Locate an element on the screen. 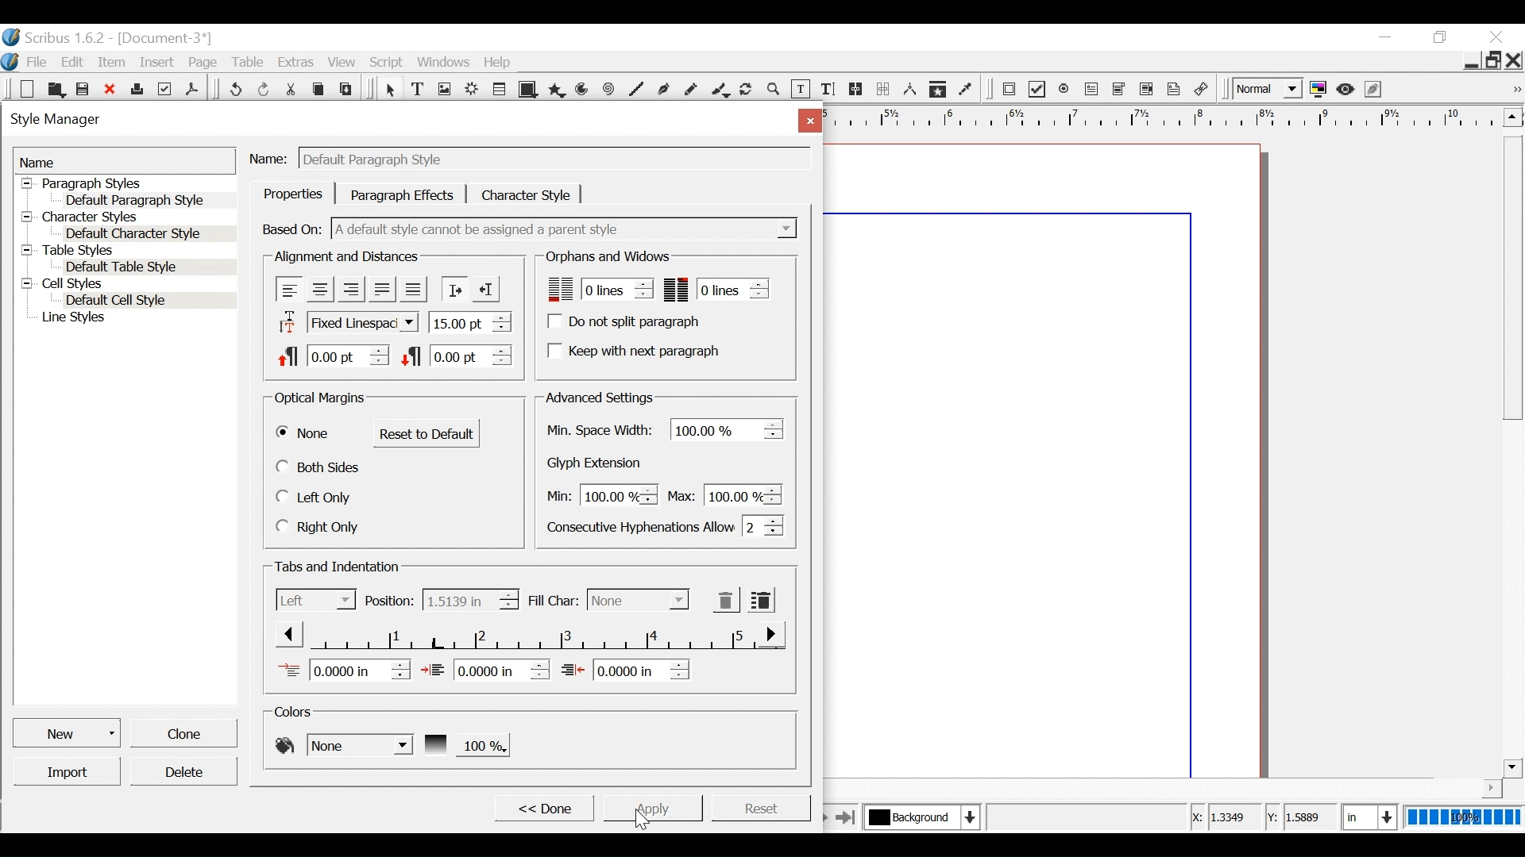 This screenshot has height=857, width=1525. Position is located at coordinates (390, 601).